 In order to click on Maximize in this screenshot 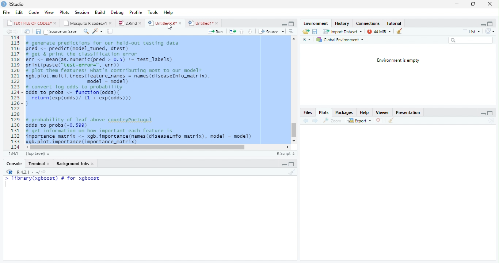, I will do `click(491, 23)`.